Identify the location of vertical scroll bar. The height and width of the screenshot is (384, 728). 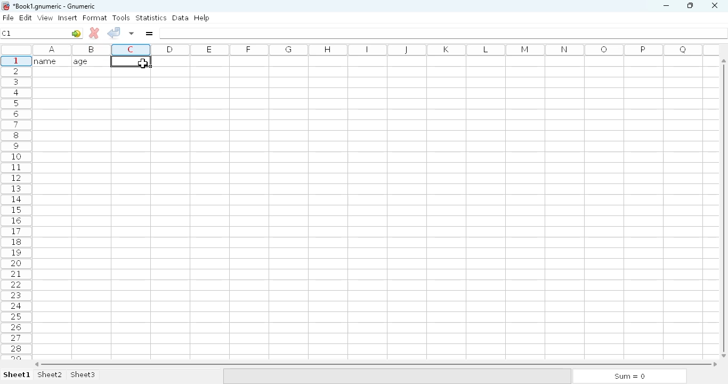
(725, 207).